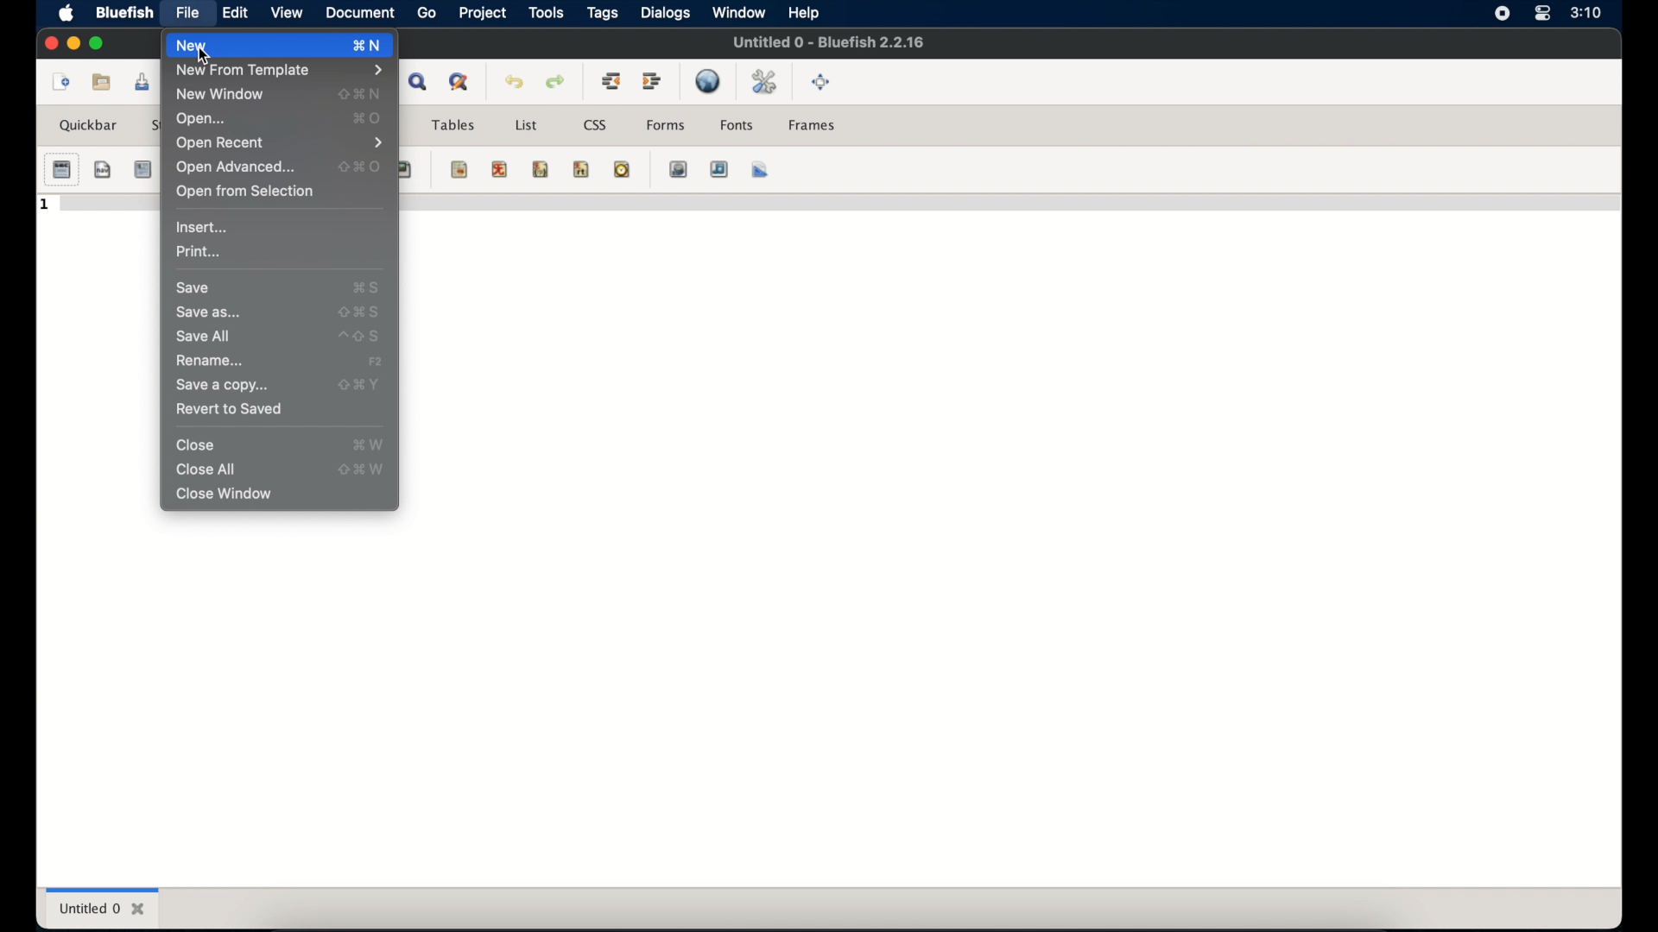 Image resolution: width=1658 pixels, height=932 pixels. I want to click on tables, so click(453, 125).